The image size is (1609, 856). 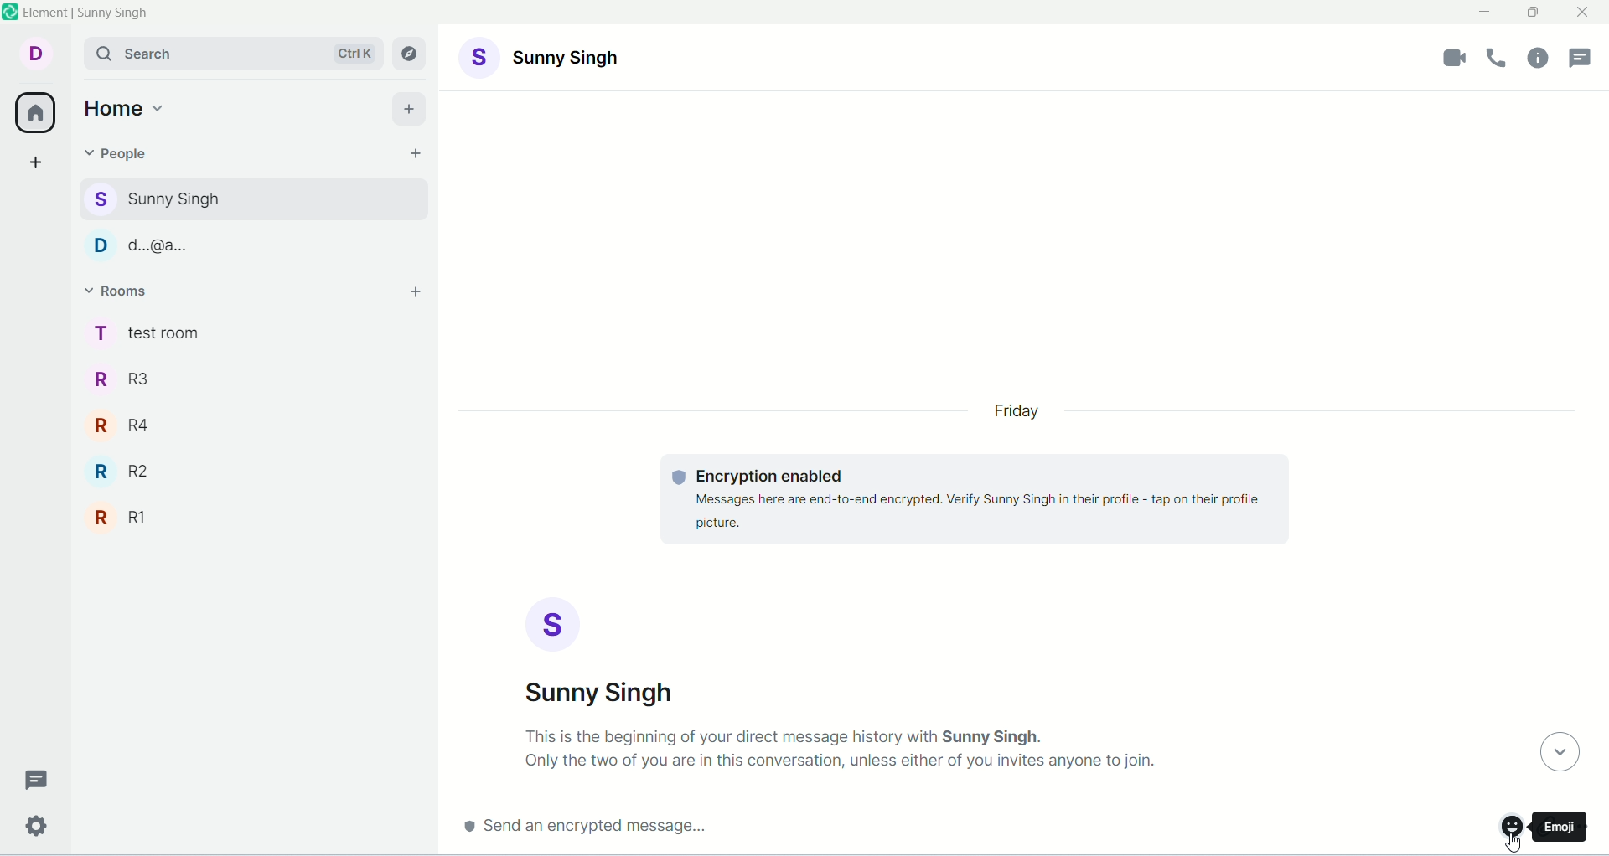 What do you see at coordinates (1538, 62) in the screenshot?
I see `room info` at bounding box center [1538, 62].